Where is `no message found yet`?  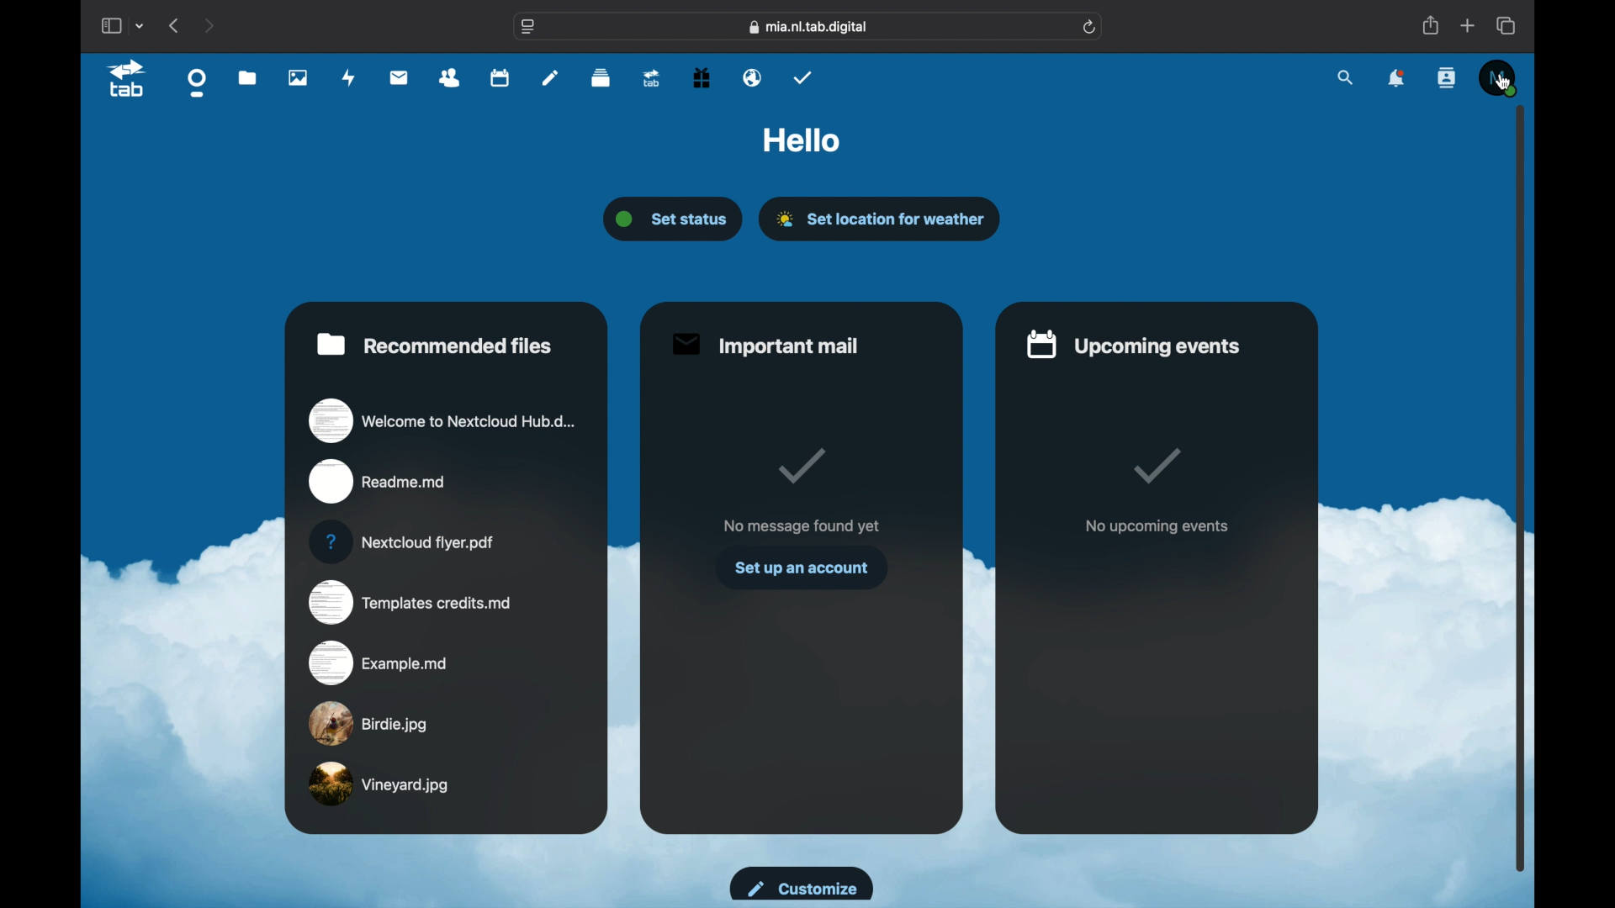 no message found yet is located at coordinates (801, 525).